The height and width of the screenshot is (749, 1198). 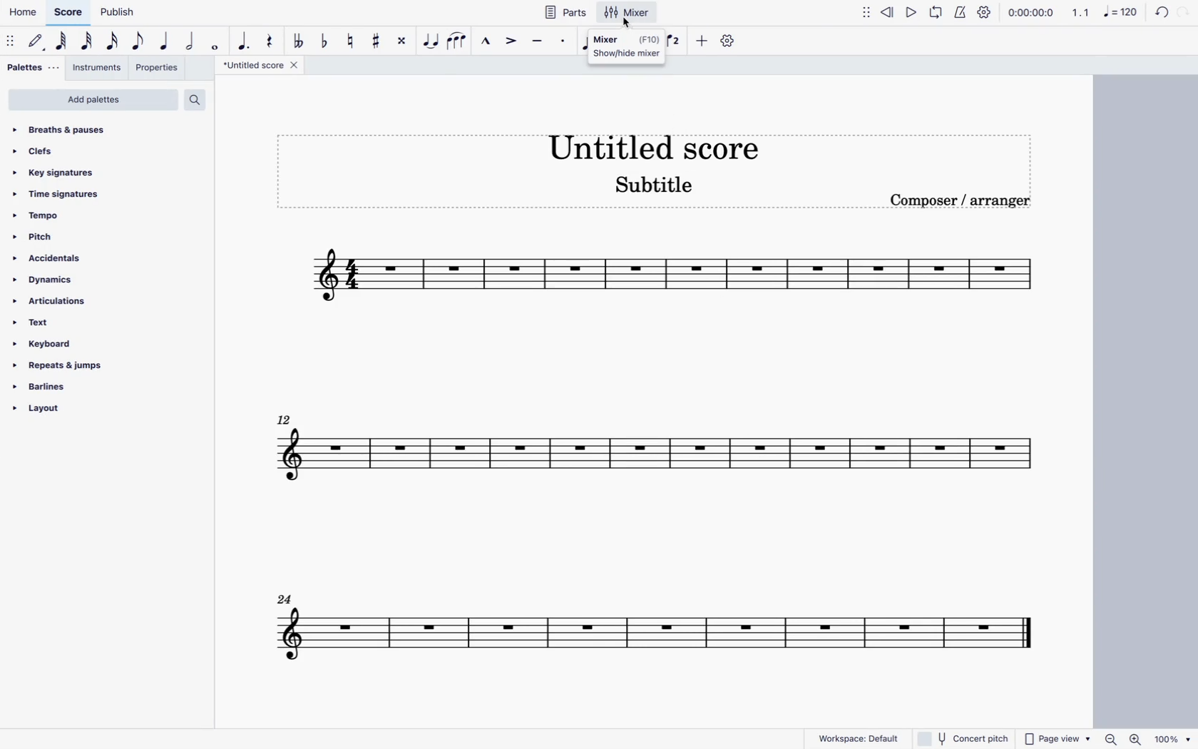 What do you see at coordinates (270, 38) in the screenshot?
I see `rest` at bounding box center [270, 38].